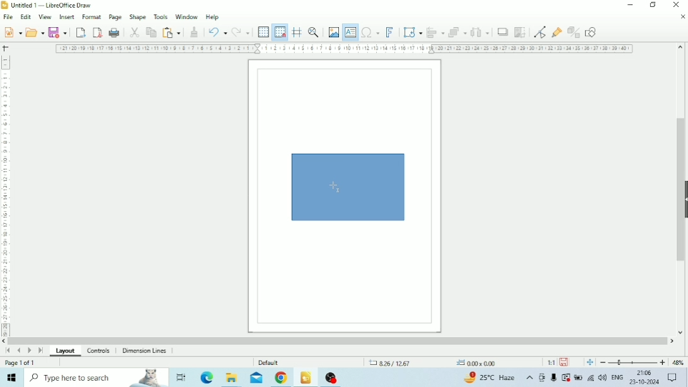 This screenshot has height=387, width=688. What do you see at coordinates (644, 373) in the screenshot?
I see `Time` at bounding box center [644, 373].